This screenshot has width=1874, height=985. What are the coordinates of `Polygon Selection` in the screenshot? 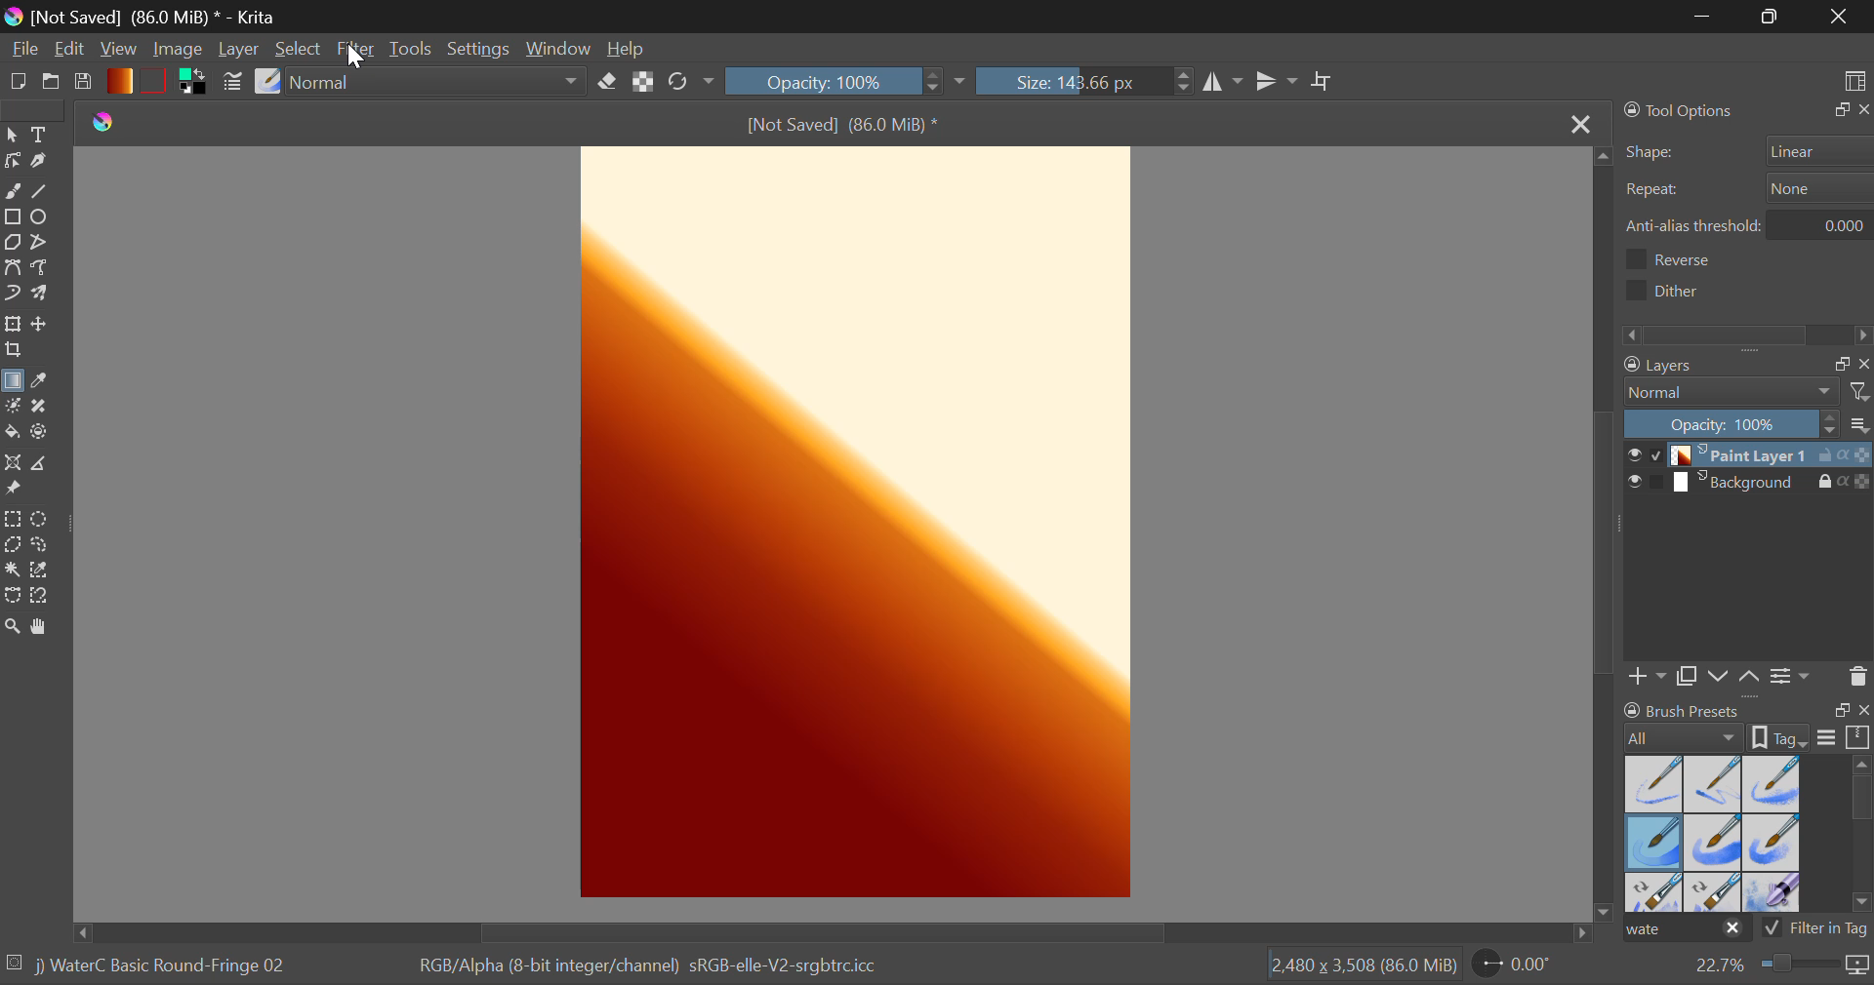 It's located at (13, 547).